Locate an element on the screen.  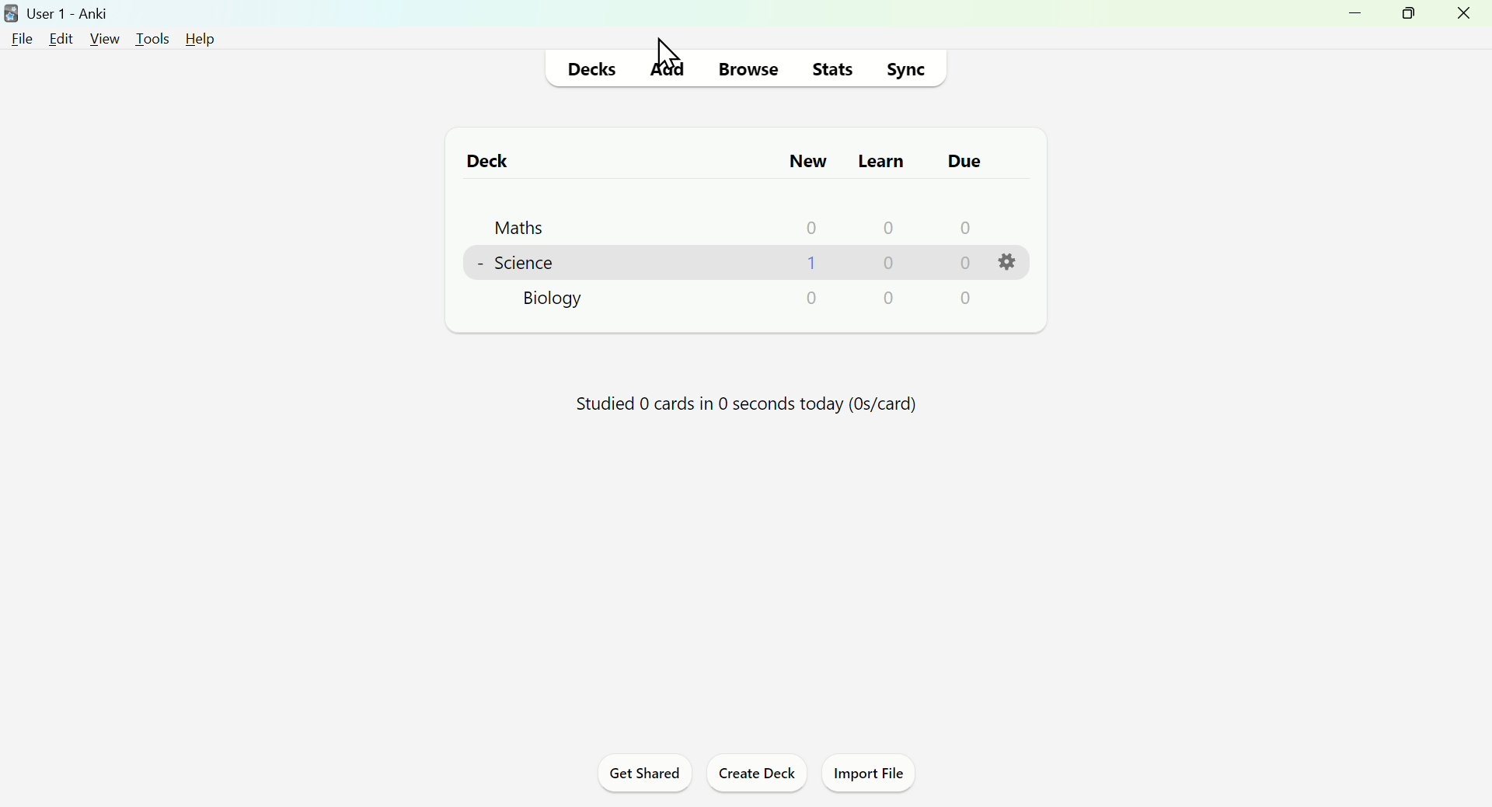
0 is located at coordinates (811, 297).